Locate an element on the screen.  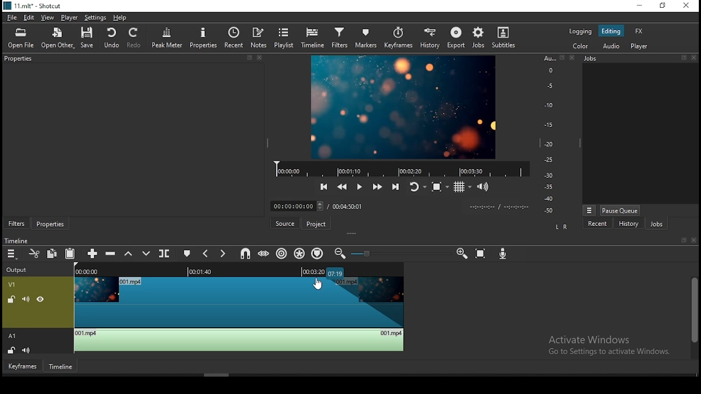
ripple markers is located at coordinates (317, 254).